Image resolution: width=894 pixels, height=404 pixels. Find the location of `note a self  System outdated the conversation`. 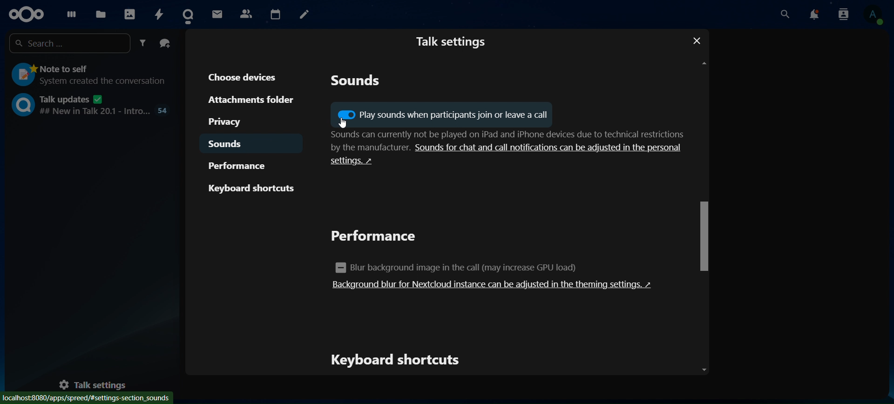

note a self  System outdated the conversation is located at coordinates (90, 74).